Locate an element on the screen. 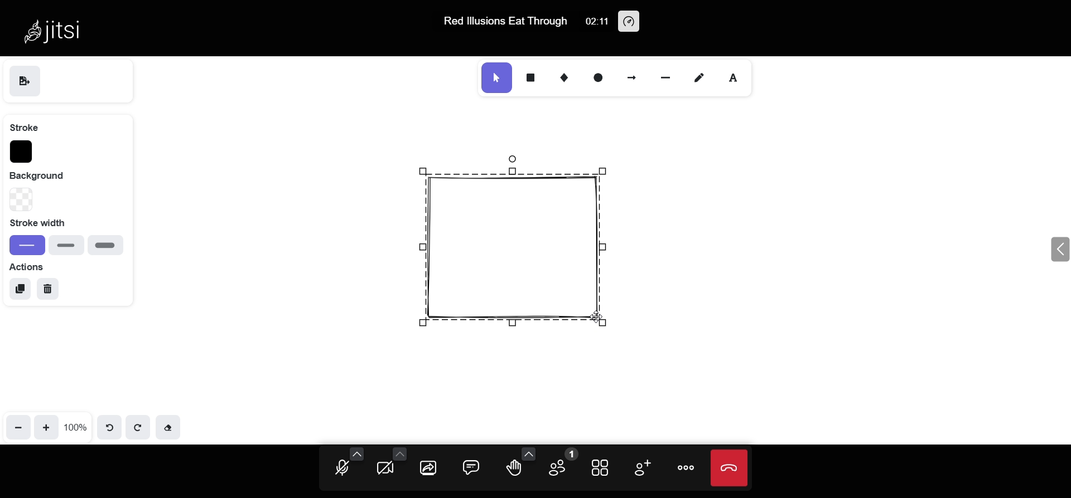 This screenshot has width=1071, height=498. select is located at coordinates (493, 76).